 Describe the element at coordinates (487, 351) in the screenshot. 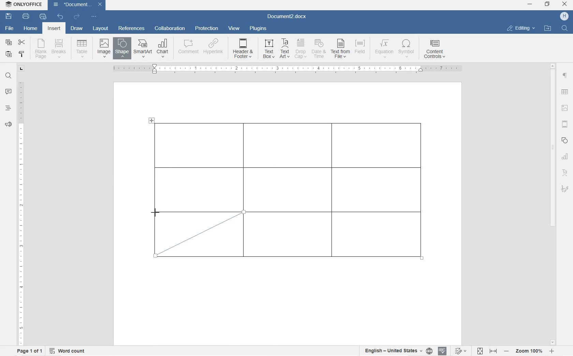

I see `fit to page or width` at that location.